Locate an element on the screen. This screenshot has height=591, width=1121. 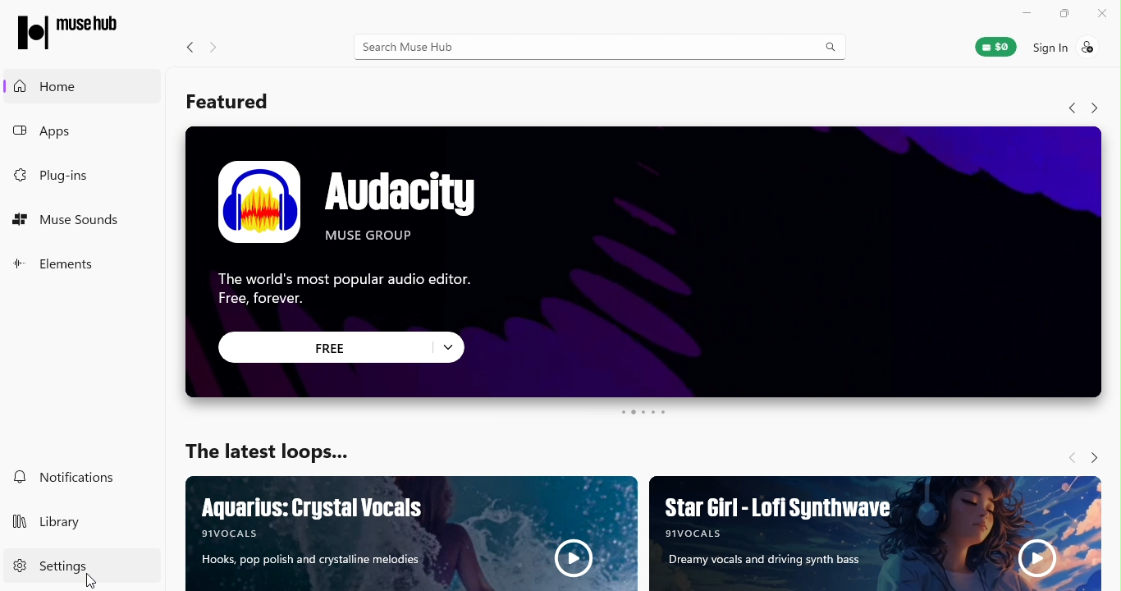
Navigate forward is located at coordinates (1096, 455).